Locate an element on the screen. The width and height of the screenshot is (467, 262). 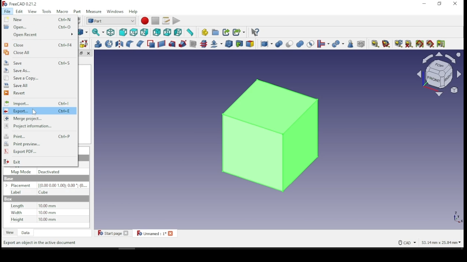
Base is located at coordinates (9, 179).